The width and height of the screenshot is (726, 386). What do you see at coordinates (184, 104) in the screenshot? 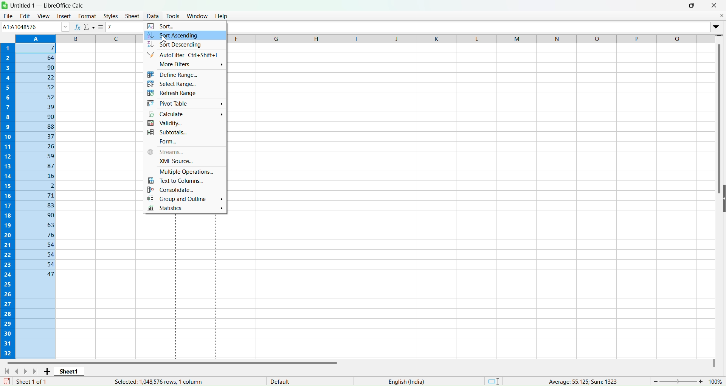
I see `Pivot Table` at bounding box center [184, 104].